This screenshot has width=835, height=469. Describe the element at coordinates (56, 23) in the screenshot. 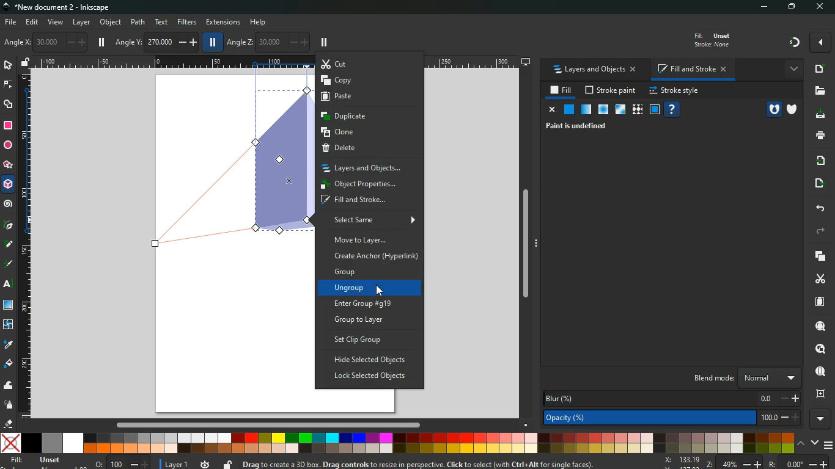

I see `view` at that location.